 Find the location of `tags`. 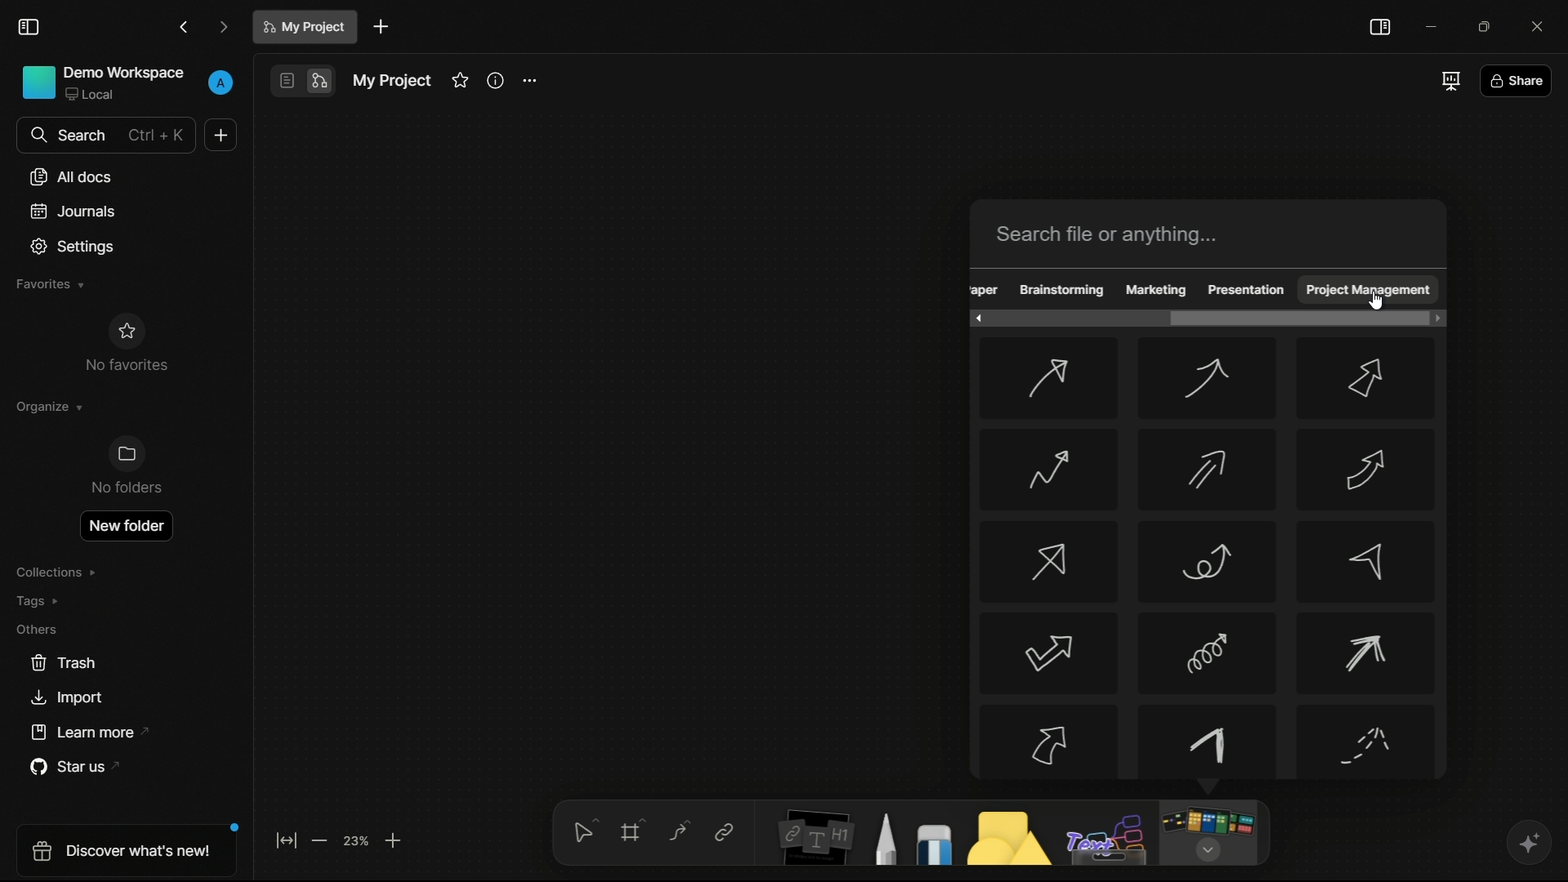

tags is located at coordinates (39, 601).